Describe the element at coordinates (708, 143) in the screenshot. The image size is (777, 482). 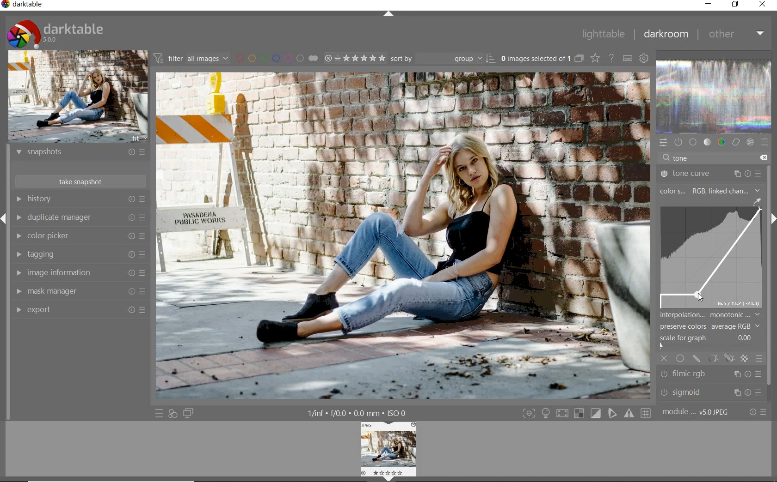
I see `tone` at that location.